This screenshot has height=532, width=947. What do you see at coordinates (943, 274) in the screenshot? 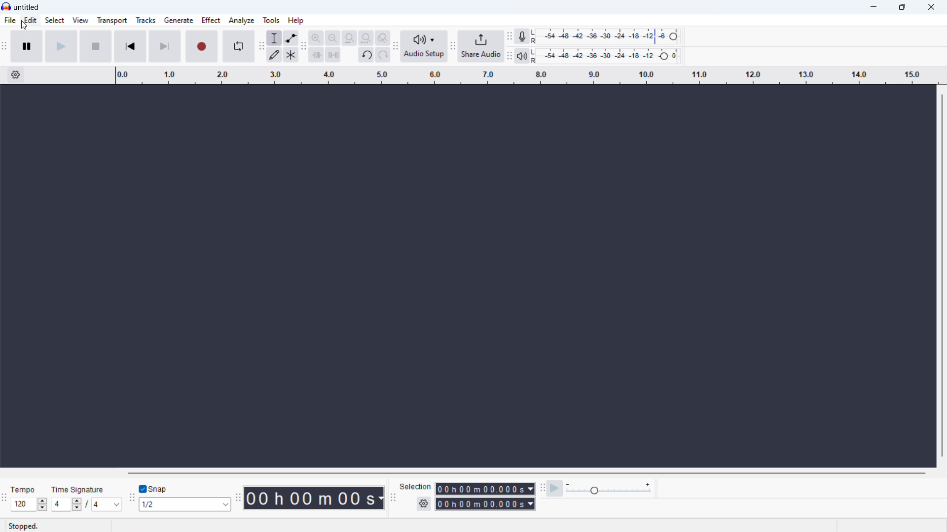
I see `vertical scrollbar` at bounding box center [943, 274].